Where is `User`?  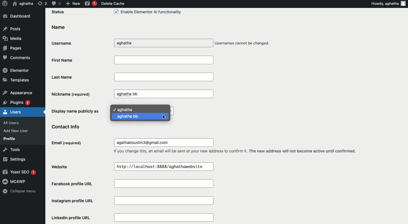 User is located at coordinates (23, 3).